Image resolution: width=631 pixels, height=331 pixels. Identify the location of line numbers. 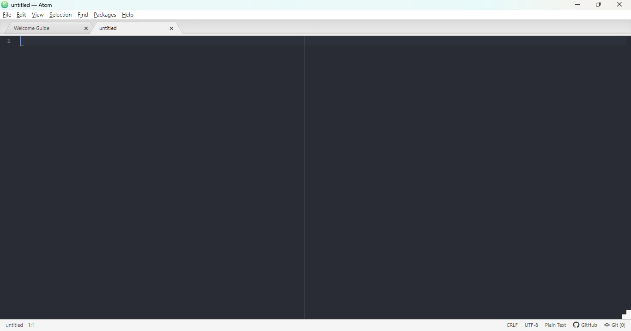
(8, 41).